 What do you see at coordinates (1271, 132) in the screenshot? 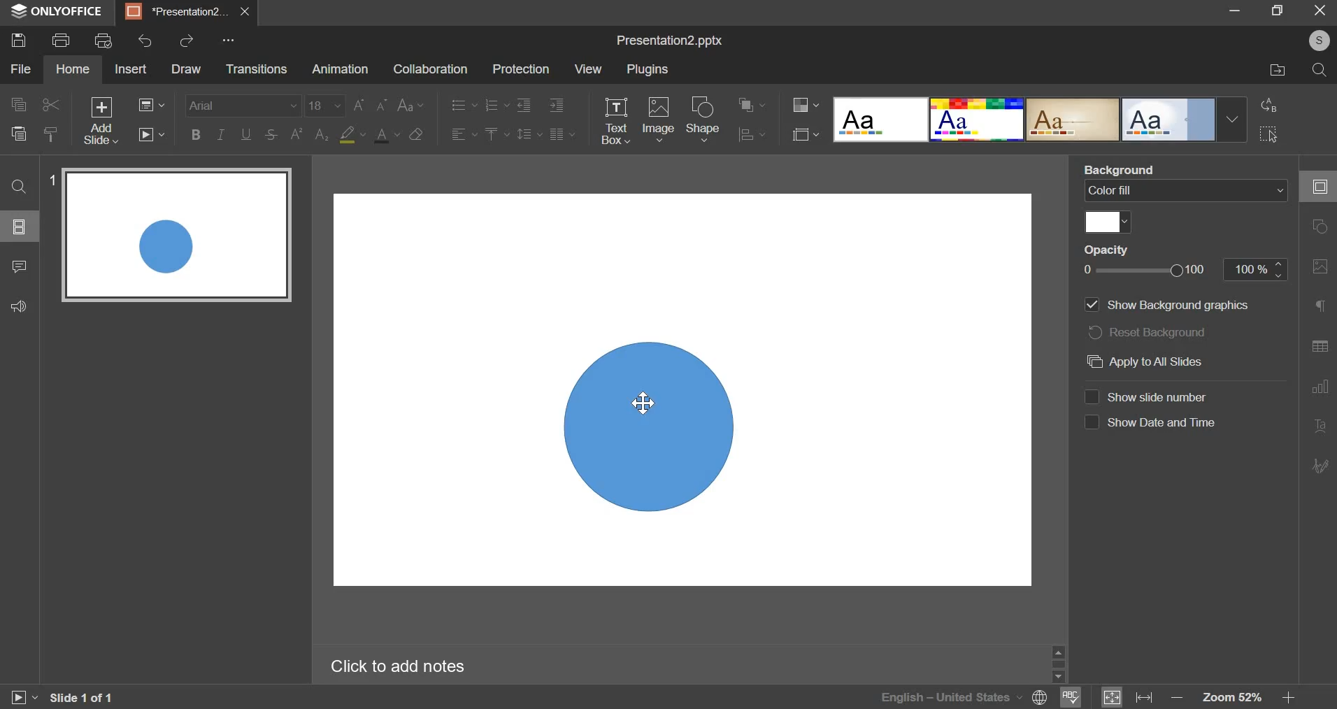
I see `select` at bounding box center [1271, 132].